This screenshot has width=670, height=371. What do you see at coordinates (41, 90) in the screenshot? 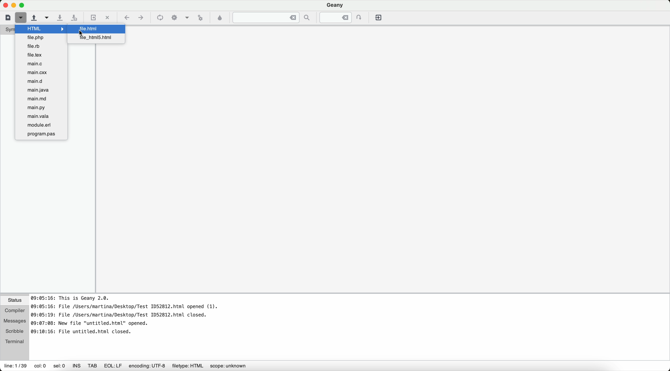
I see `main.java` at bounding box center [41, 90].